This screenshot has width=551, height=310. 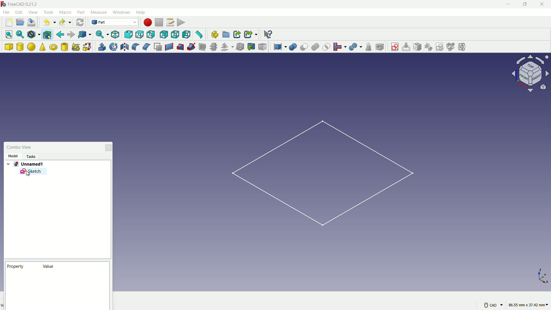 I want to click on right view, so click(x=150, y=35).